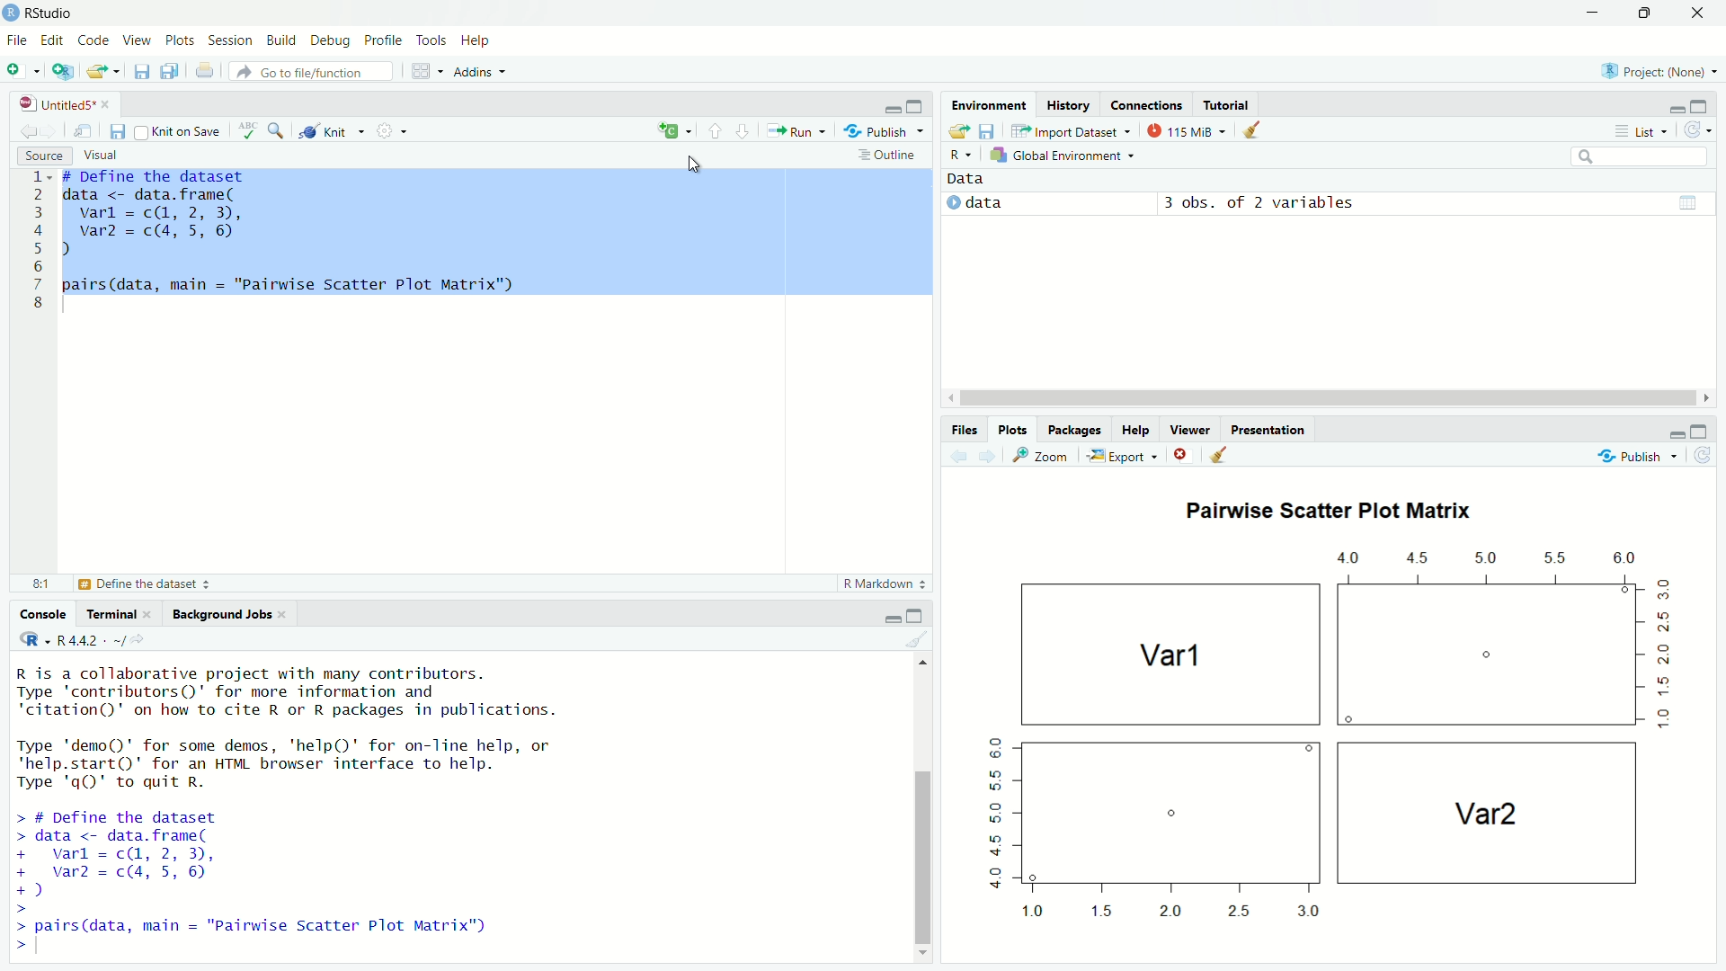 This screenshot has width=1726, height=971. Describe the element at coordinates (1179, 455) in the screenshot. I see `Close` at that location.